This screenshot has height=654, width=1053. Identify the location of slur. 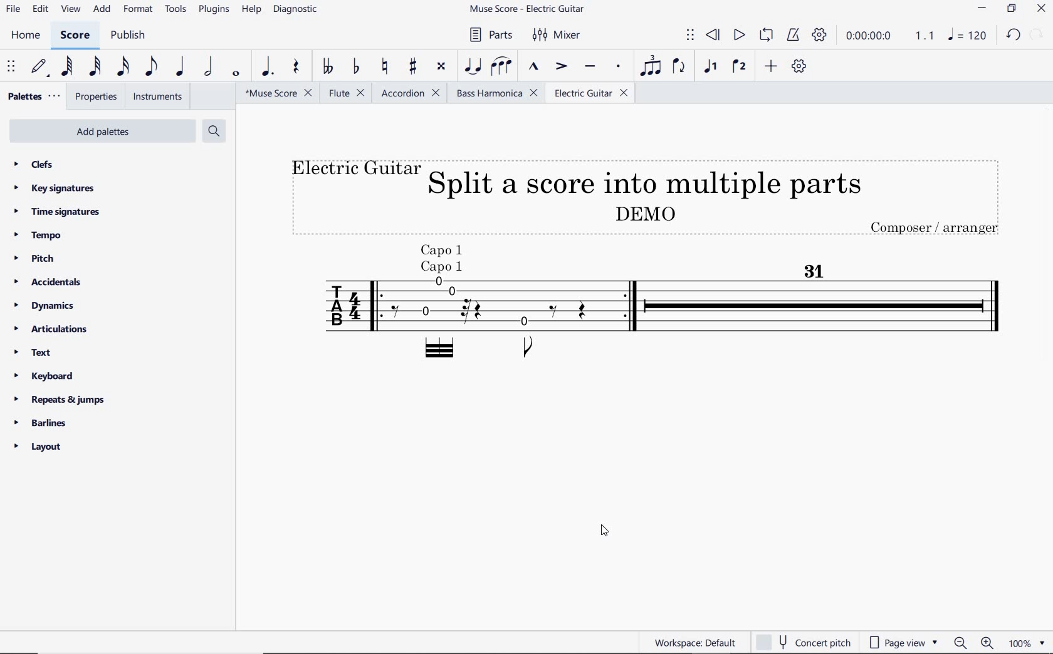
(502, 67).